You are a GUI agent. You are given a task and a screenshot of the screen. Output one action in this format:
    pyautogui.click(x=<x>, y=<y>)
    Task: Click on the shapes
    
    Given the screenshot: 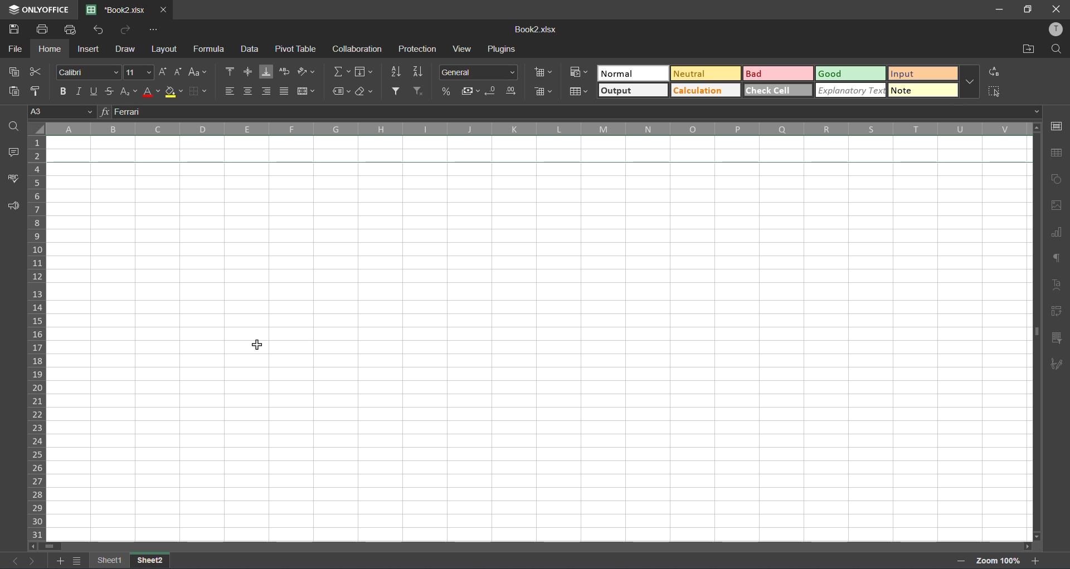 What is the action you would take?
    pyautogui.click(x=1058, y=179)
    